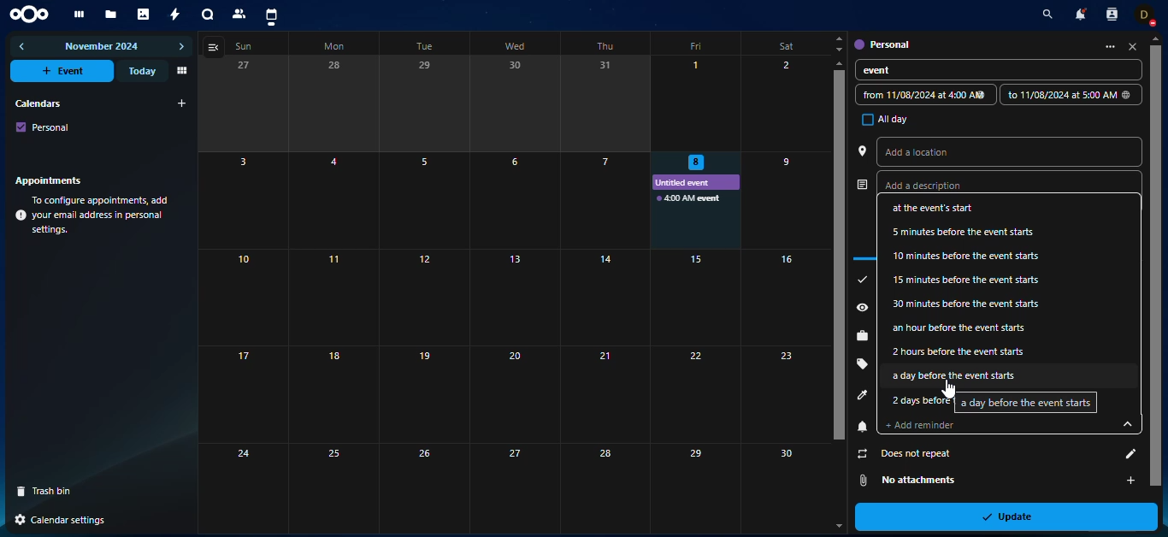 This screenshot has width=1168, height=537. Describe the element at coordinates (337, 45) in the screenshot. I see `mon` at that location.